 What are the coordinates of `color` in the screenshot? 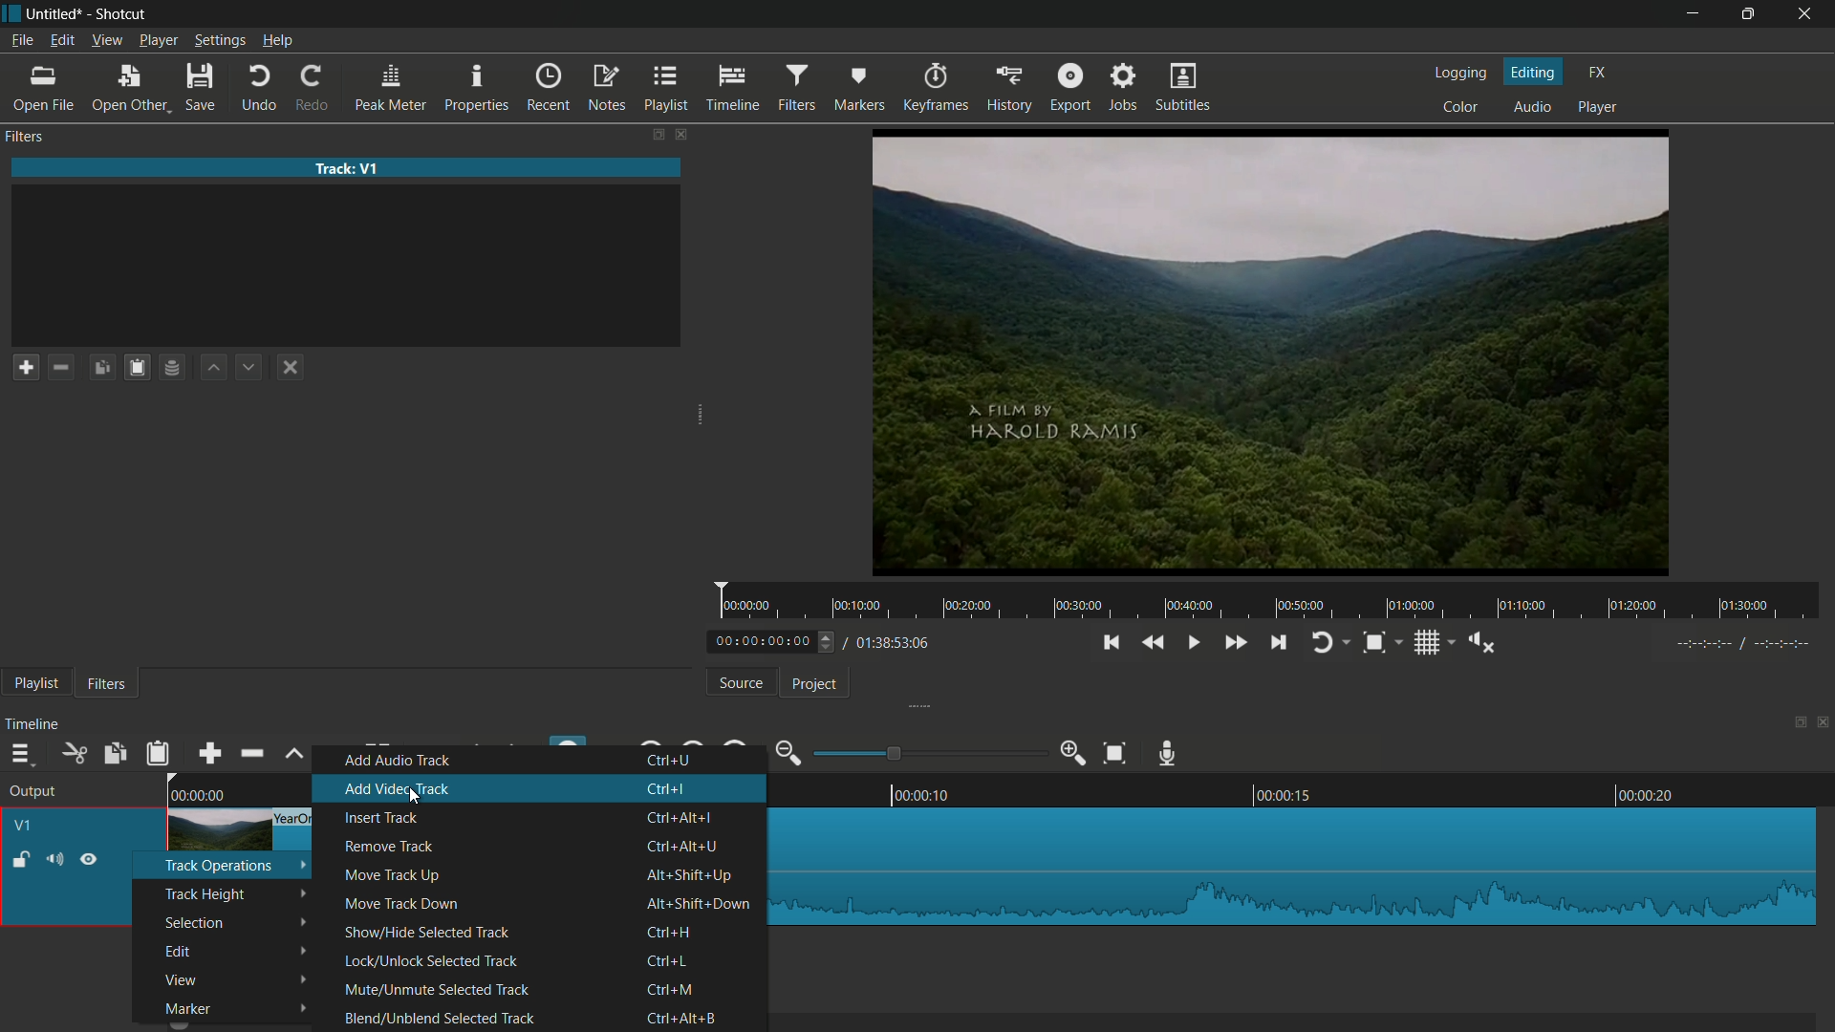 It's located at (1464, 108).